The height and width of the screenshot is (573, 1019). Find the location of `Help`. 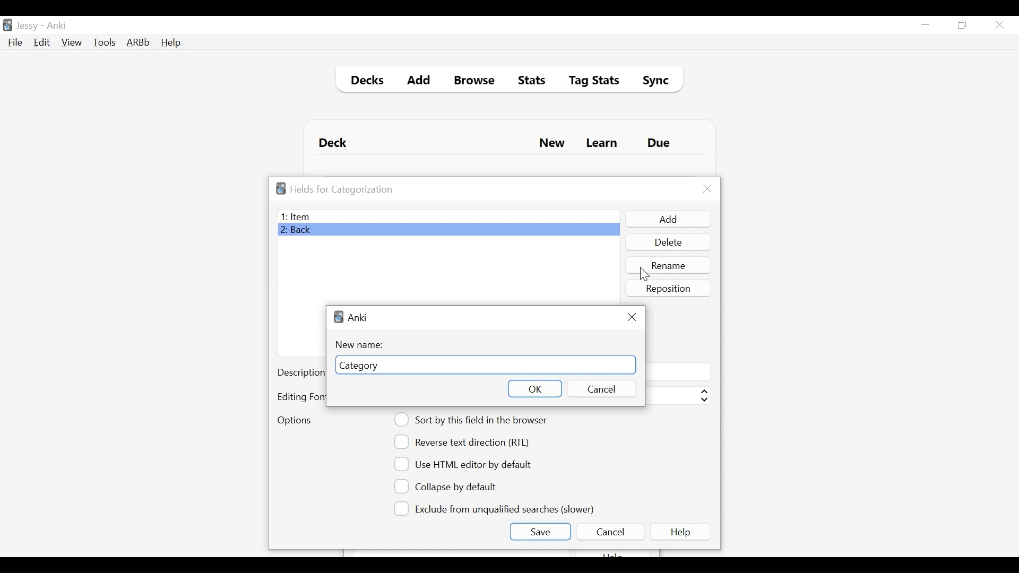

Help is located at coordinates (683, 532).